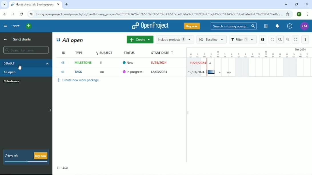  Describe the element at coordinates (105, 62) in the screenshot. I see `Subject` at that location.